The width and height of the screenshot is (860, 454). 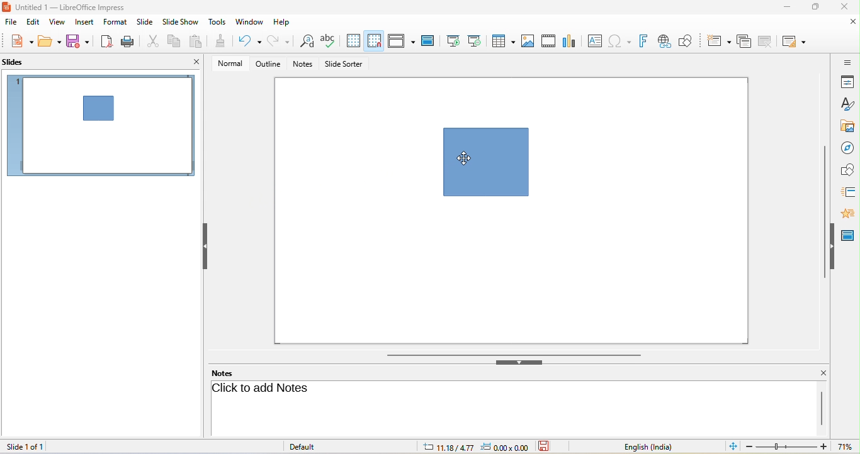 What do you see at coordinates (847, 169) in the screenshot?
I see `shapes` at bounding box center [847, 169].